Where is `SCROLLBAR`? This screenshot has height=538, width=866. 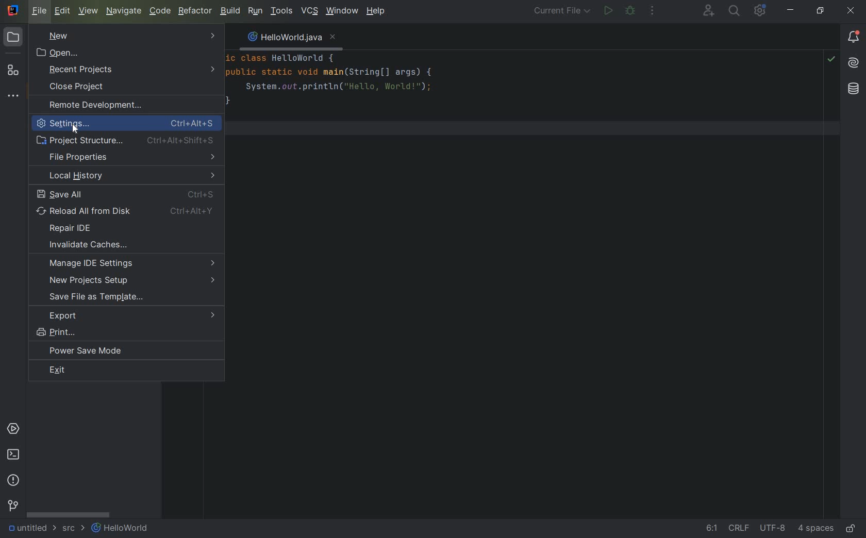
SCROLLBAR is located at coordinates (69, 514).